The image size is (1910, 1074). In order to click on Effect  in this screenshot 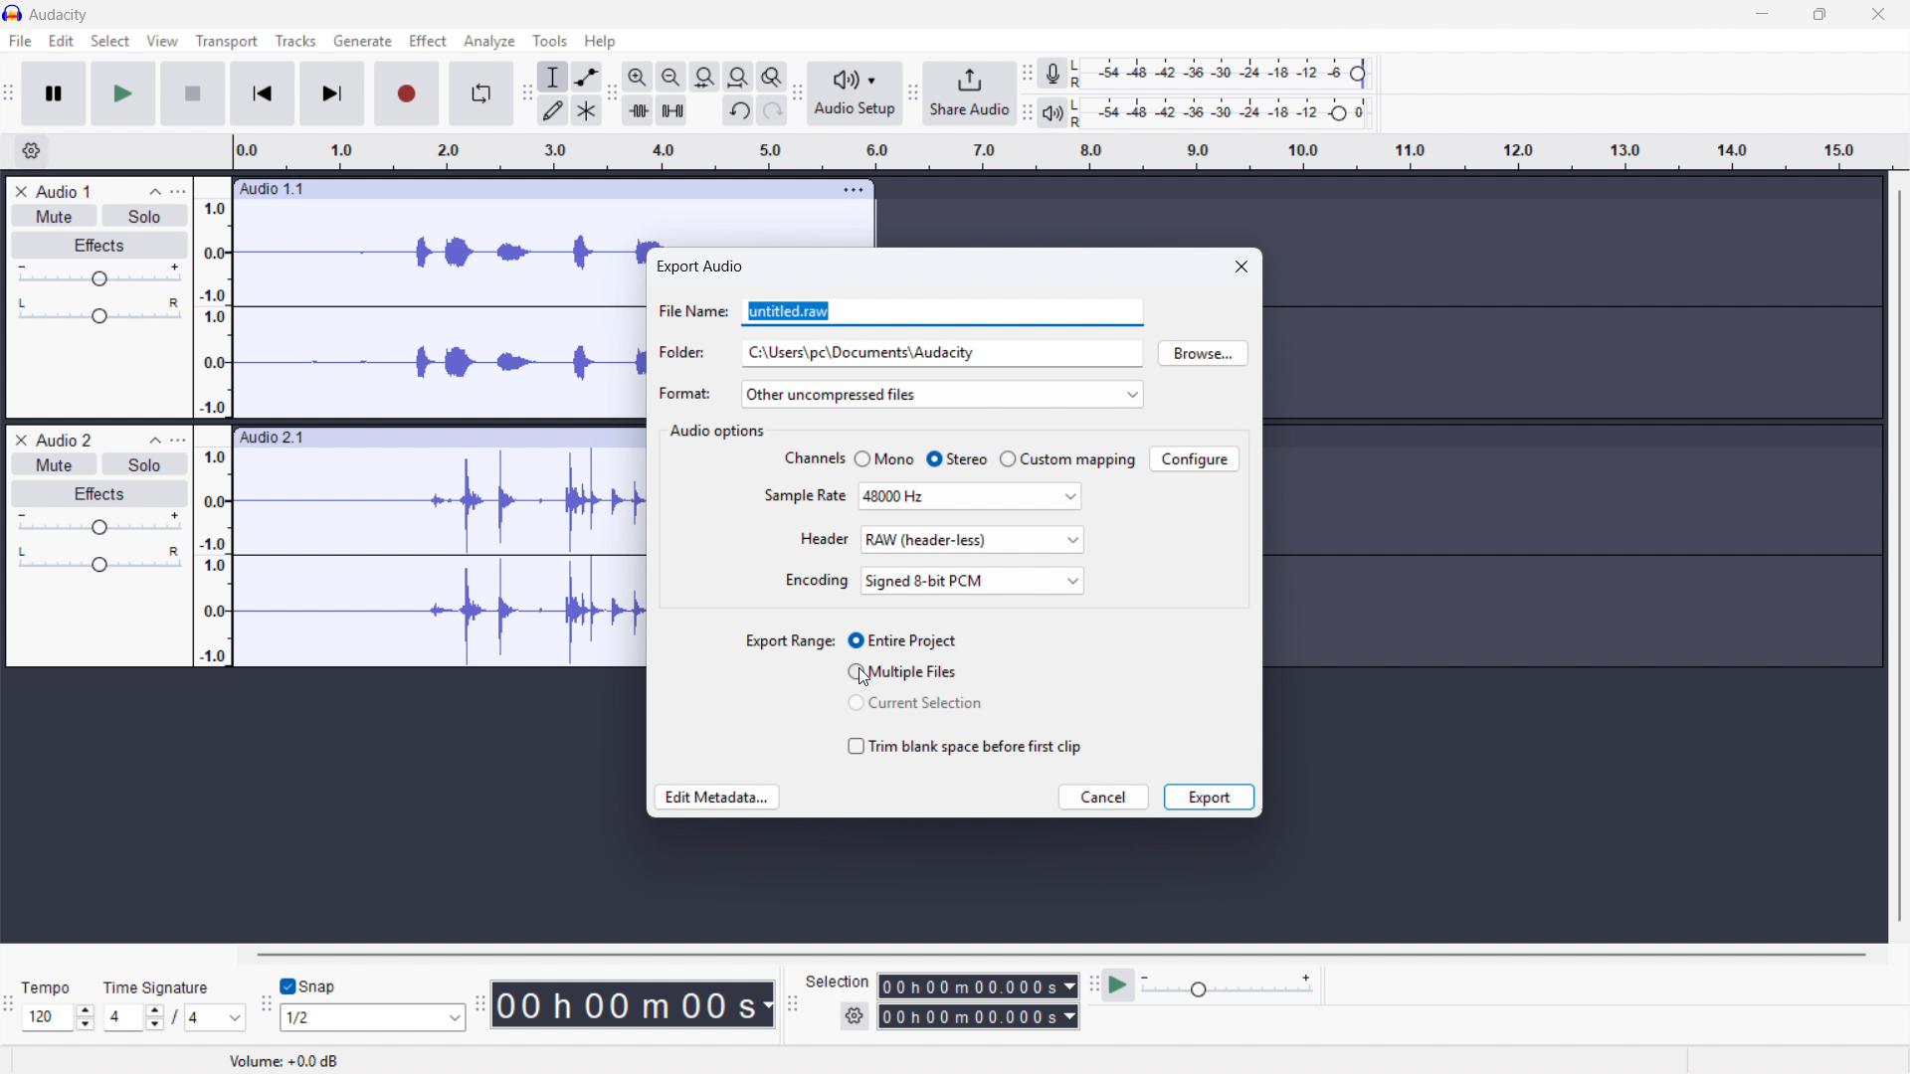, I will do `click(428, 40)`.